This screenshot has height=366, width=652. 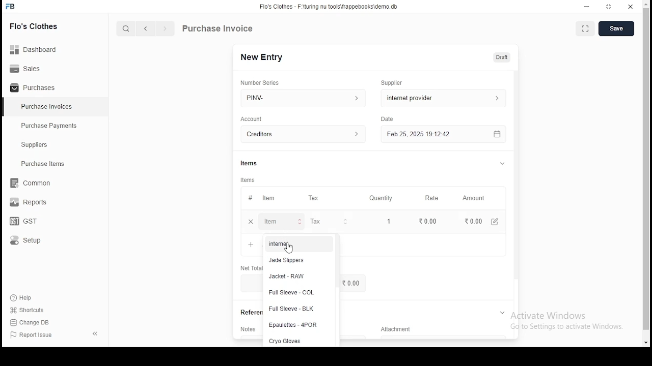 I want to click on minimize, so click(x=588, y=7).